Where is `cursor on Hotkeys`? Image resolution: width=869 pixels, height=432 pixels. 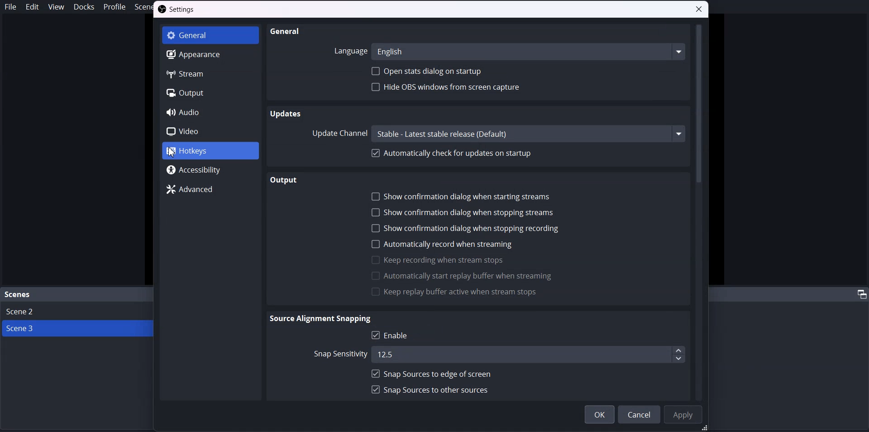
cursor on Hotkeys is located at coordinates (173, 153).